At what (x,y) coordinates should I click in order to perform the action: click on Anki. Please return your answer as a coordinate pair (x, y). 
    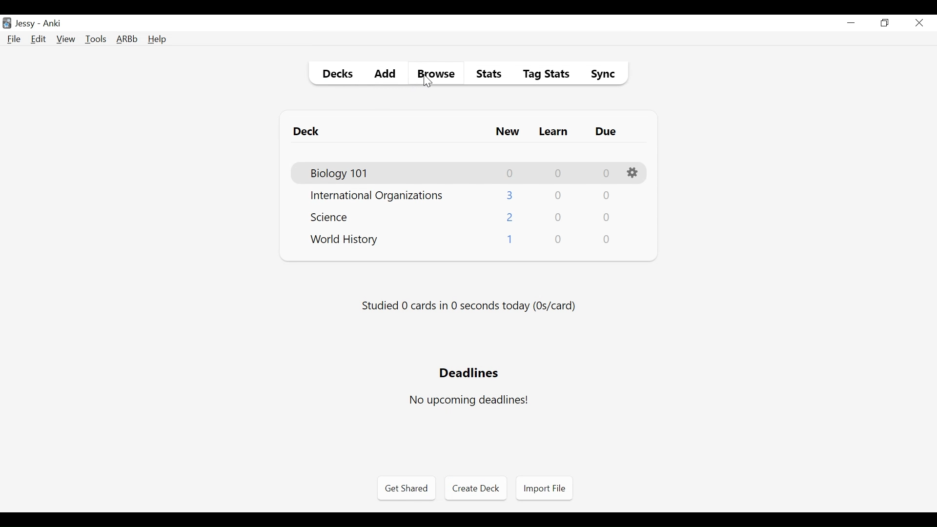
    Looking at the image, I should click on (52, 23).